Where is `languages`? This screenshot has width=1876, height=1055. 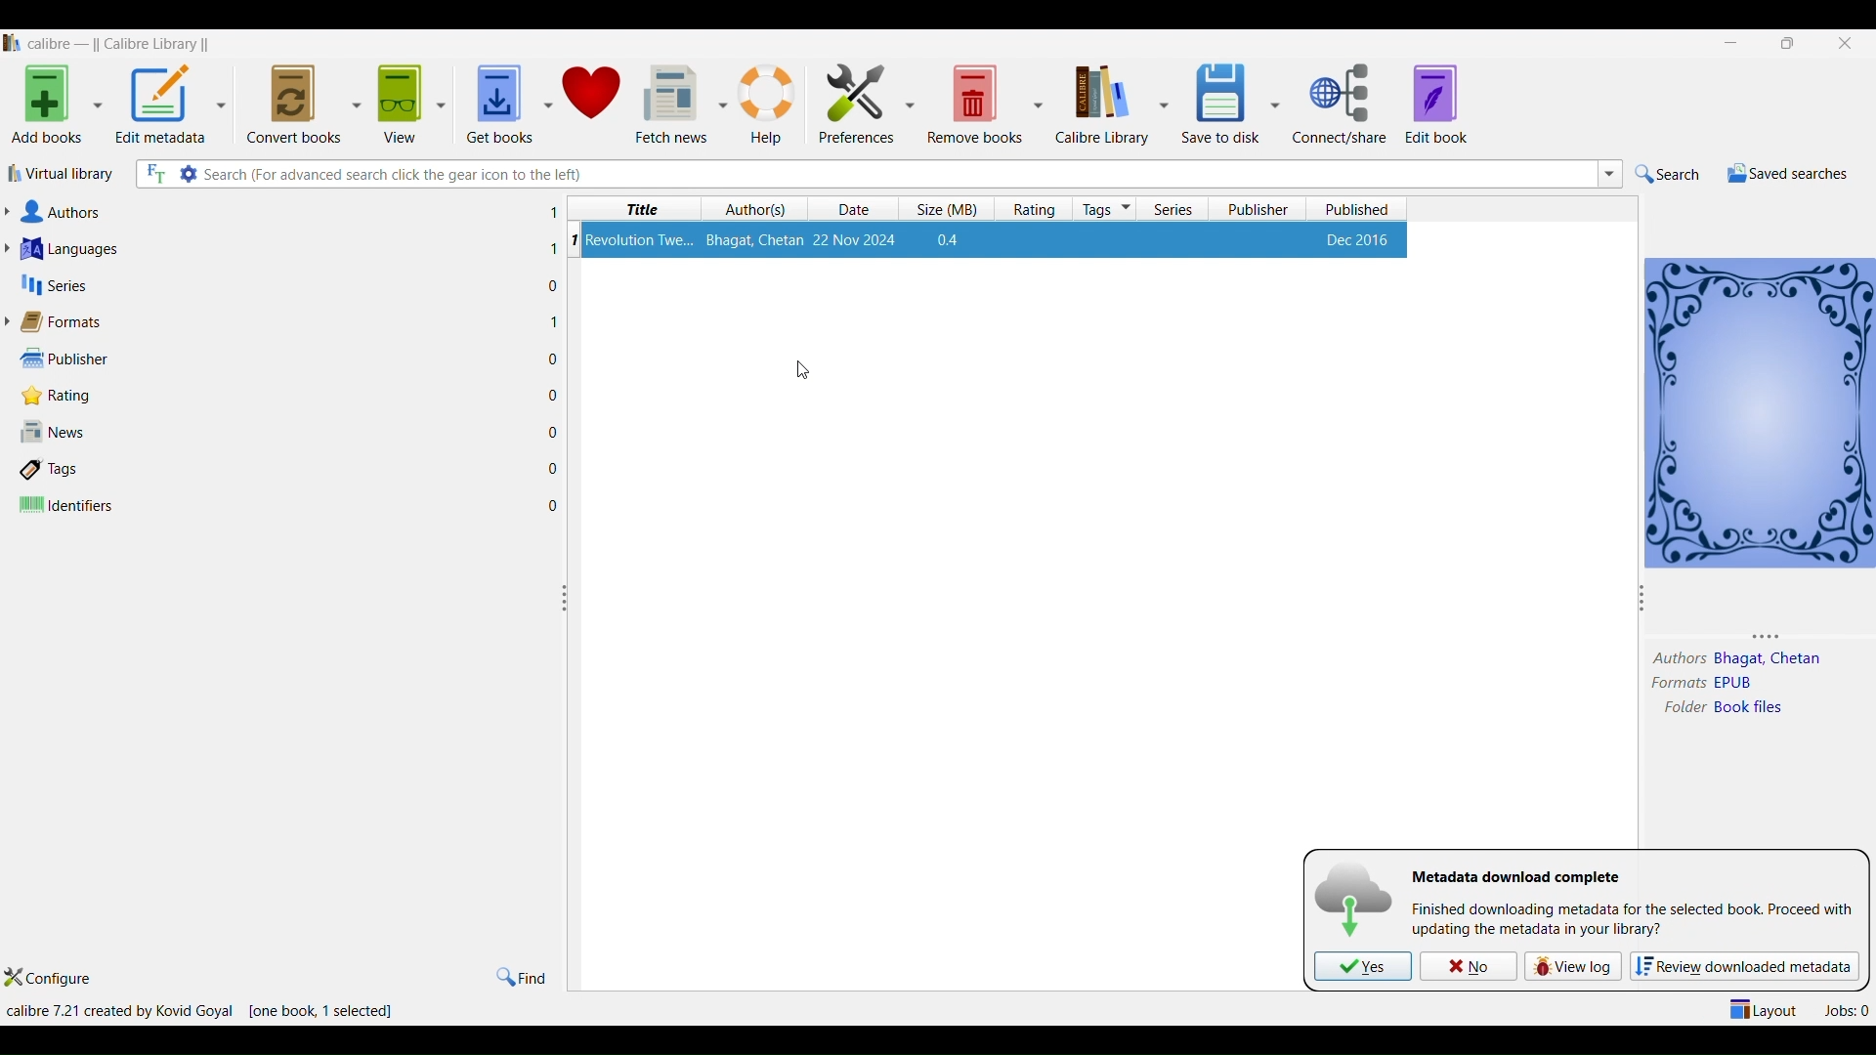
languages is located at coordinates (75, 249).